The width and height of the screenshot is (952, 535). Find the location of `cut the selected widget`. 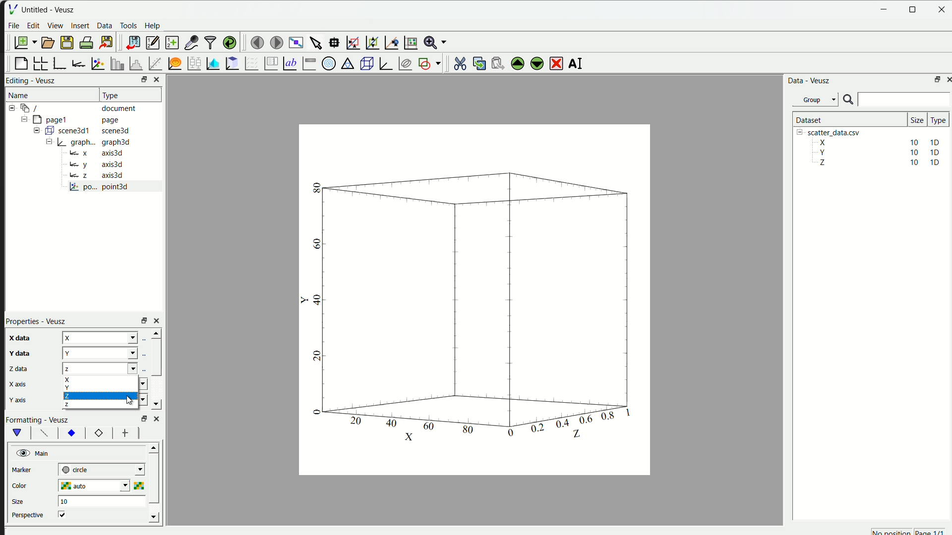

cut the selected widget is located at coordinates (459, 63).